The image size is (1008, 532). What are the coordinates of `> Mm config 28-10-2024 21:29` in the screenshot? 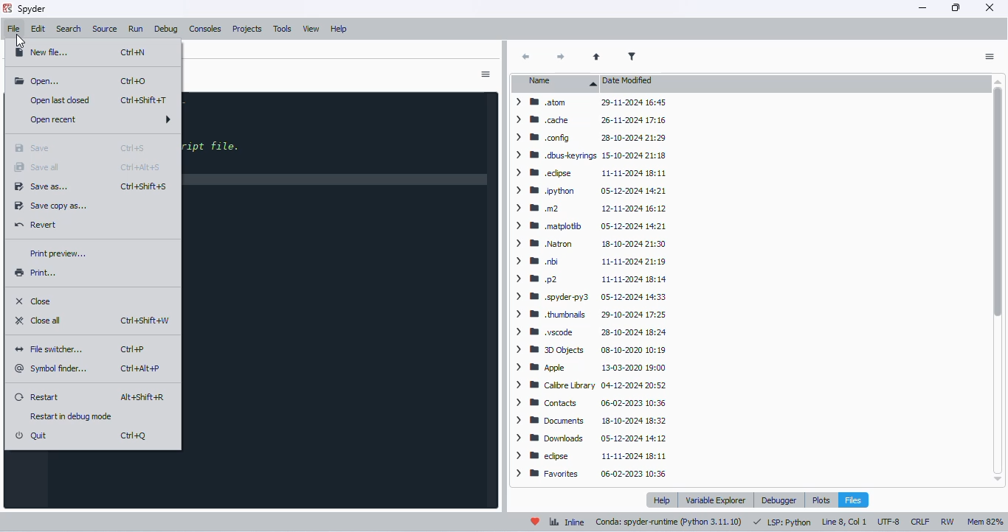 It's located at (587, 137).